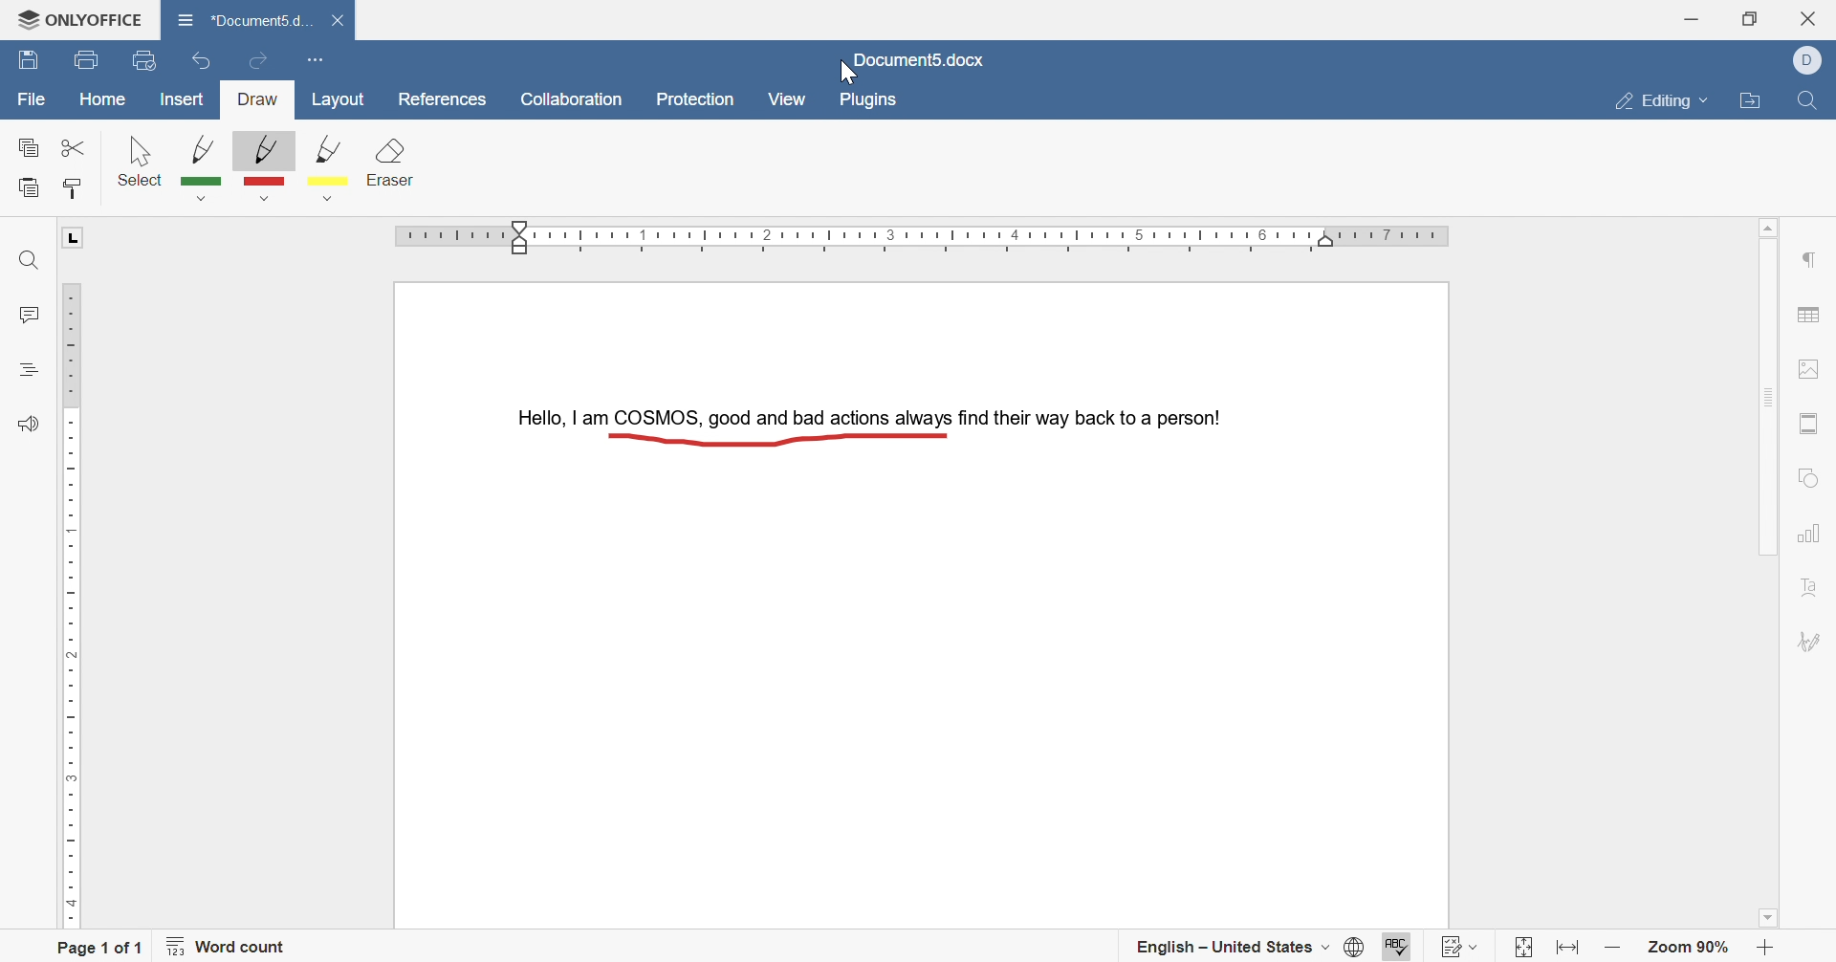 This screenshot has height=962, width=1836. I want to click on minimize, so click(1691, 16).